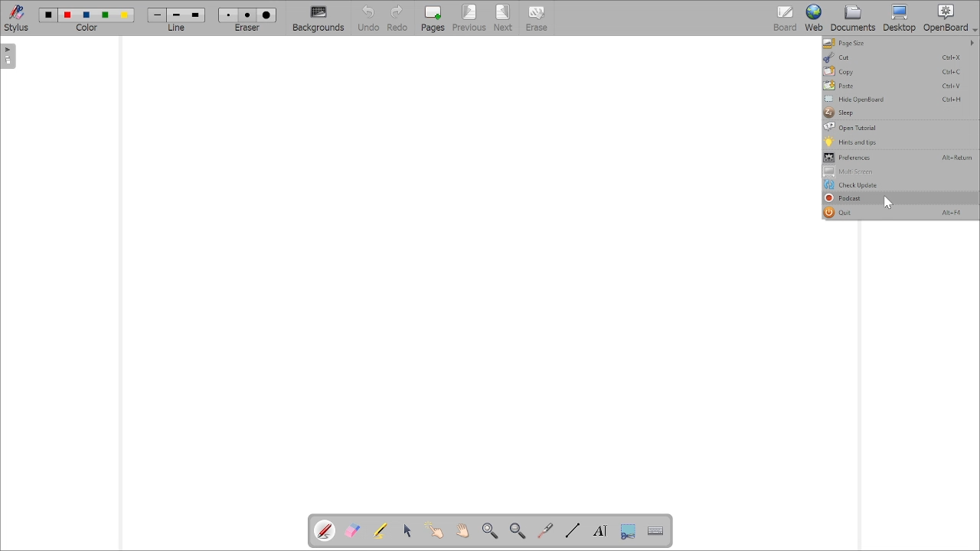 This screenshot has width=980, height=551. I want to click on line, so click(176, 28).